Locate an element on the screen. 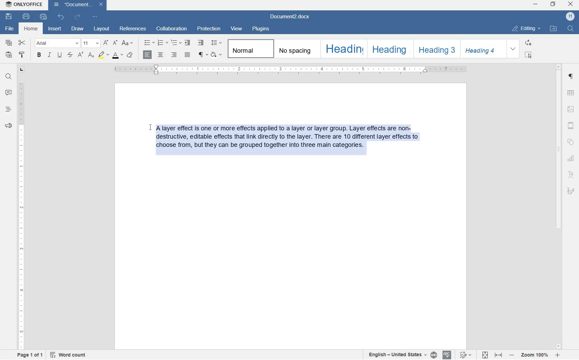 This screenshot has width=579, height=360. table is located at coordinates (571, 93).